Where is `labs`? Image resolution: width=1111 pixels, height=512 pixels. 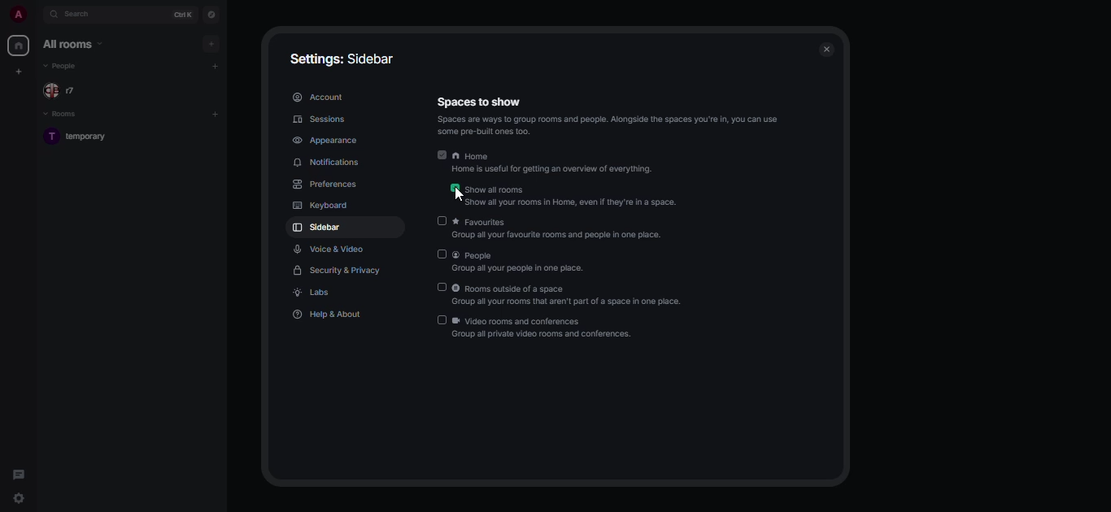
labs is located at coordinates (315, 293).